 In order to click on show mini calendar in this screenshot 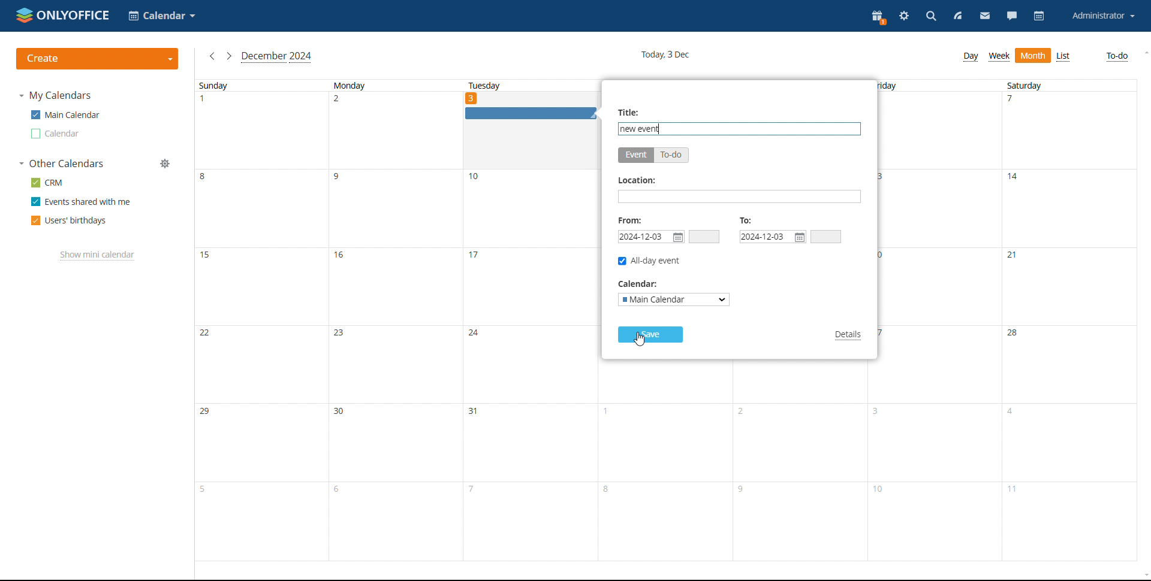, I will do `click(97, 256)`.